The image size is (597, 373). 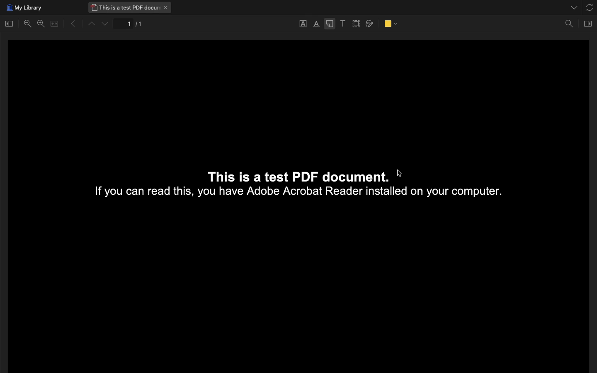 I want to click on 1/1, so click(x=130, y=25).